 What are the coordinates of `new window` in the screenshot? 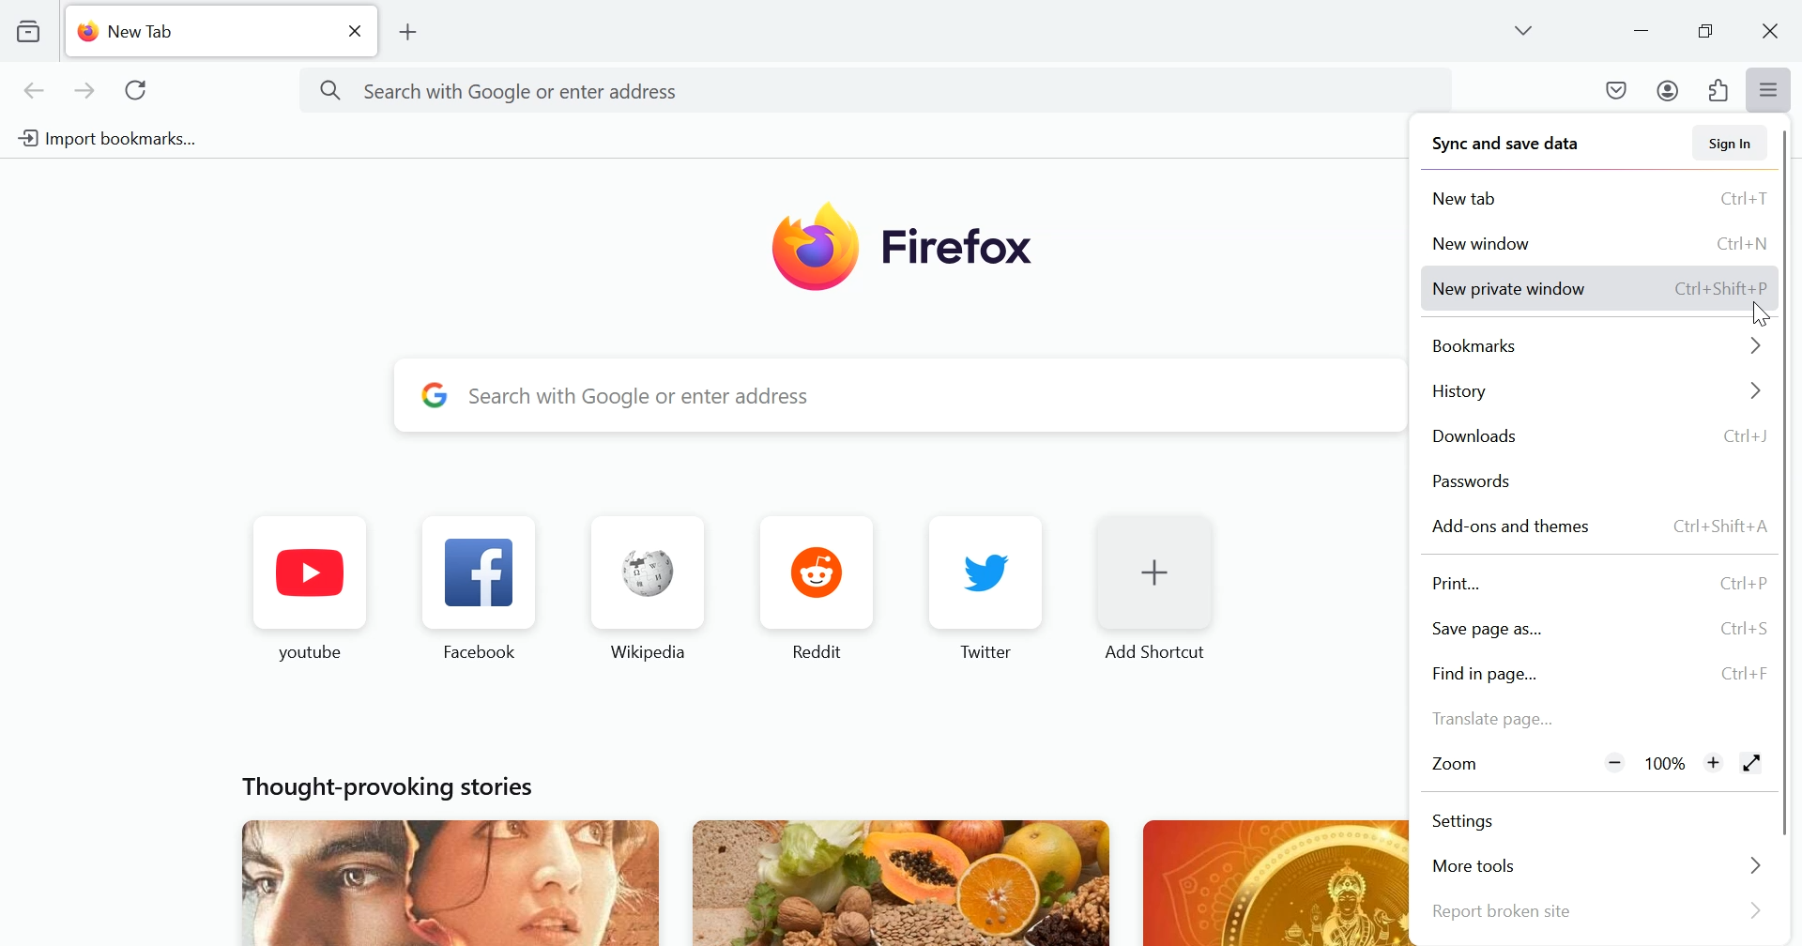 It's located at (1599, 240).